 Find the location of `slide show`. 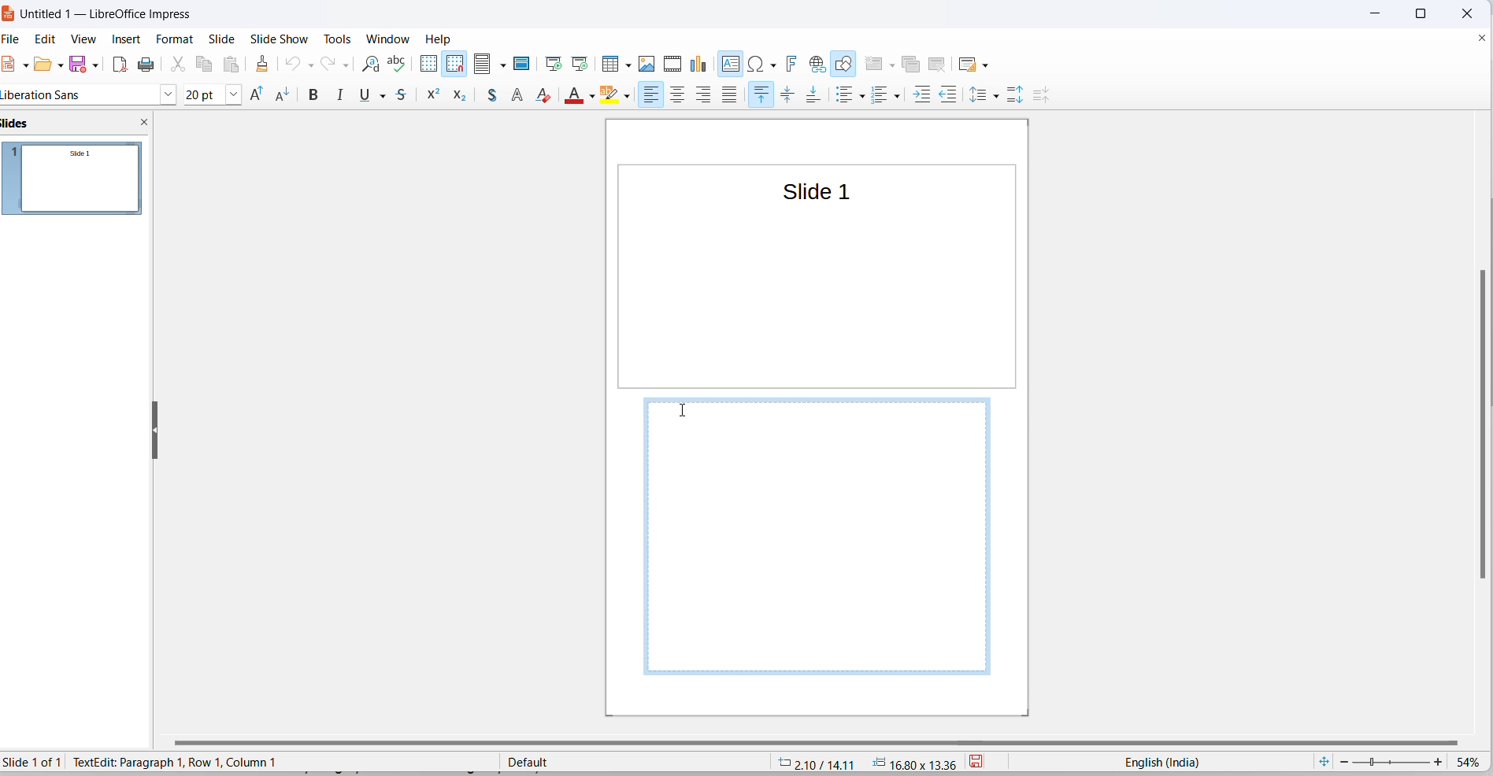

slide show is located at coordinates (280, 39).